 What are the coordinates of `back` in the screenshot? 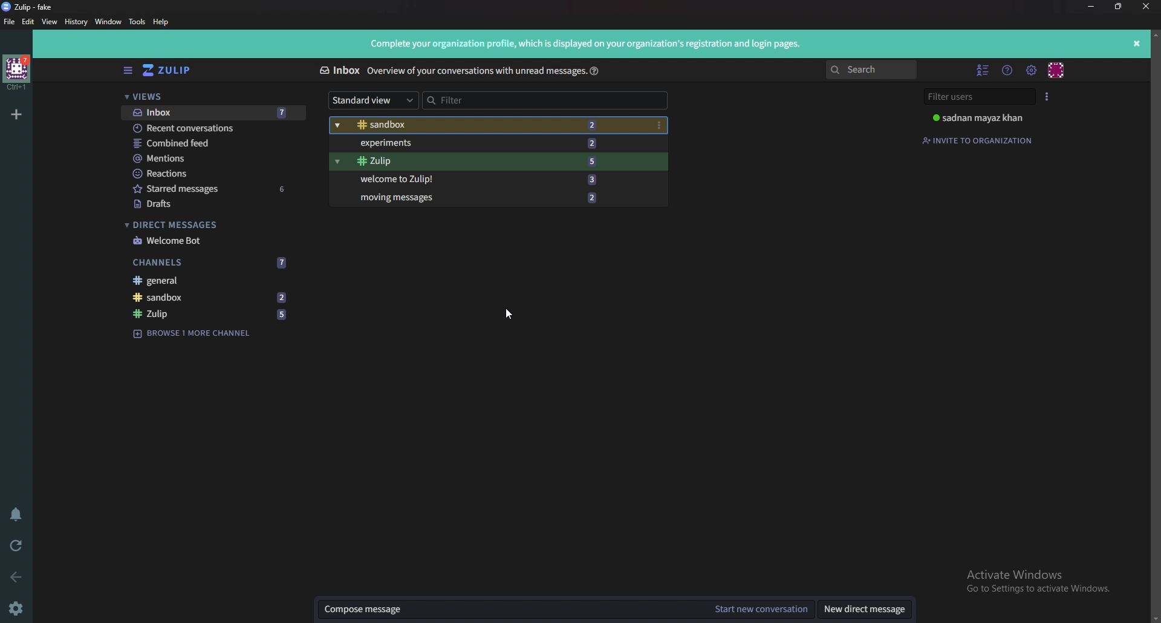 It's located at (18, 578).